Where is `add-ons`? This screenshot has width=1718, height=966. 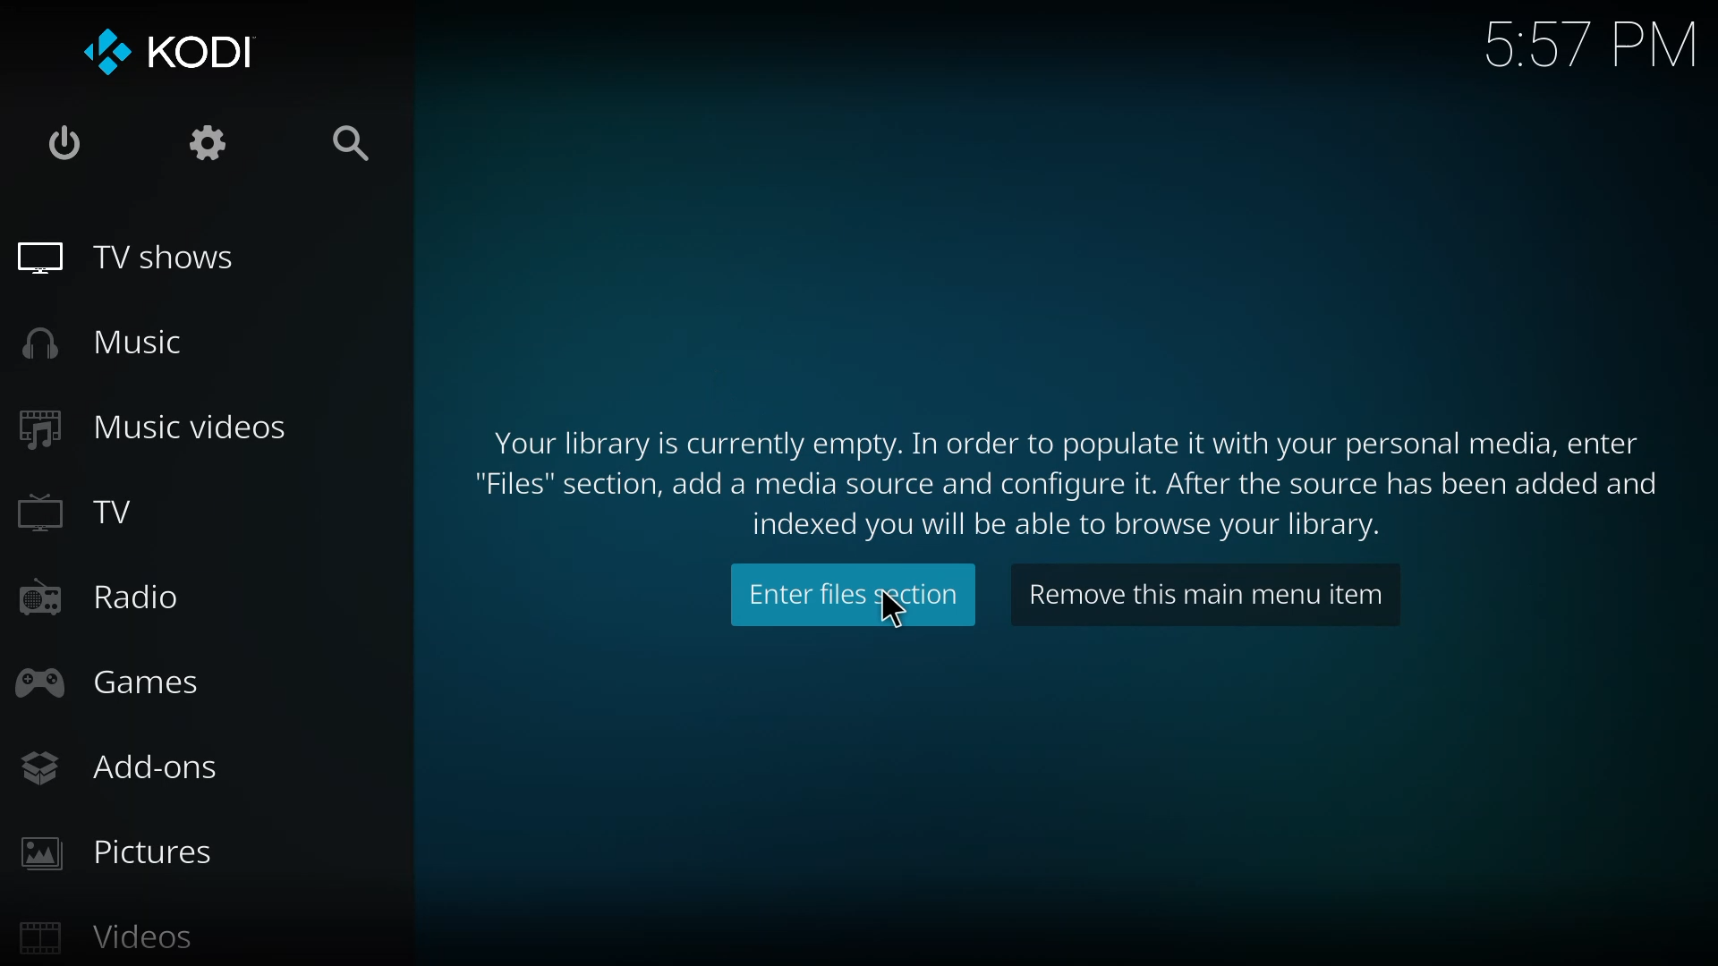
add-ons is located at coordinates (129, 768).